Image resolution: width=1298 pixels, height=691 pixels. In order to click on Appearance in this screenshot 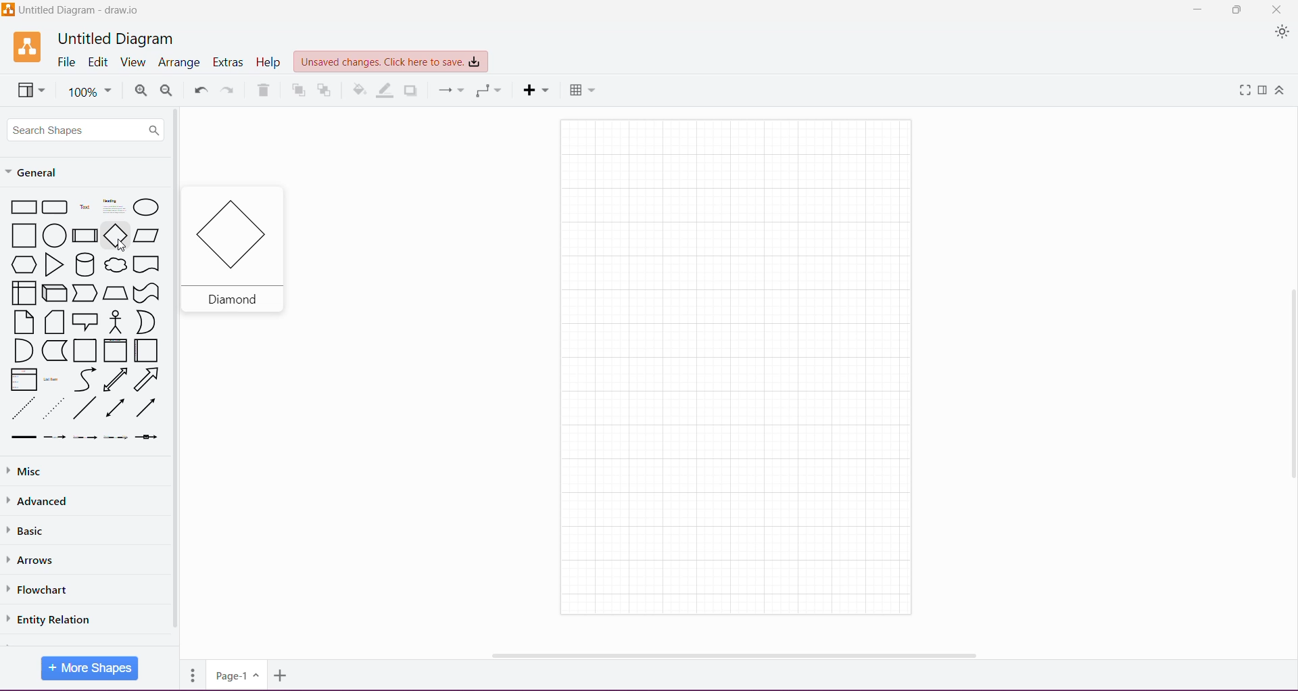, I will do `click(1282, 32)`.